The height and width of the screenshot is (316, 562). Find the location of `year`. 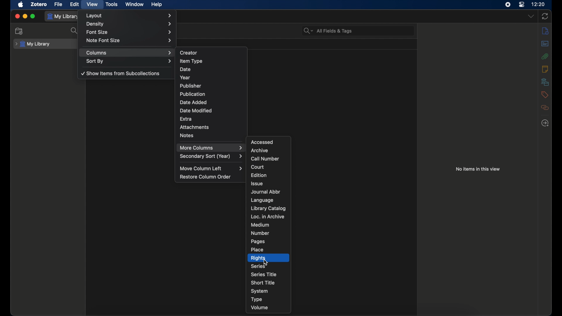

year is located at coordinates (185, 77).